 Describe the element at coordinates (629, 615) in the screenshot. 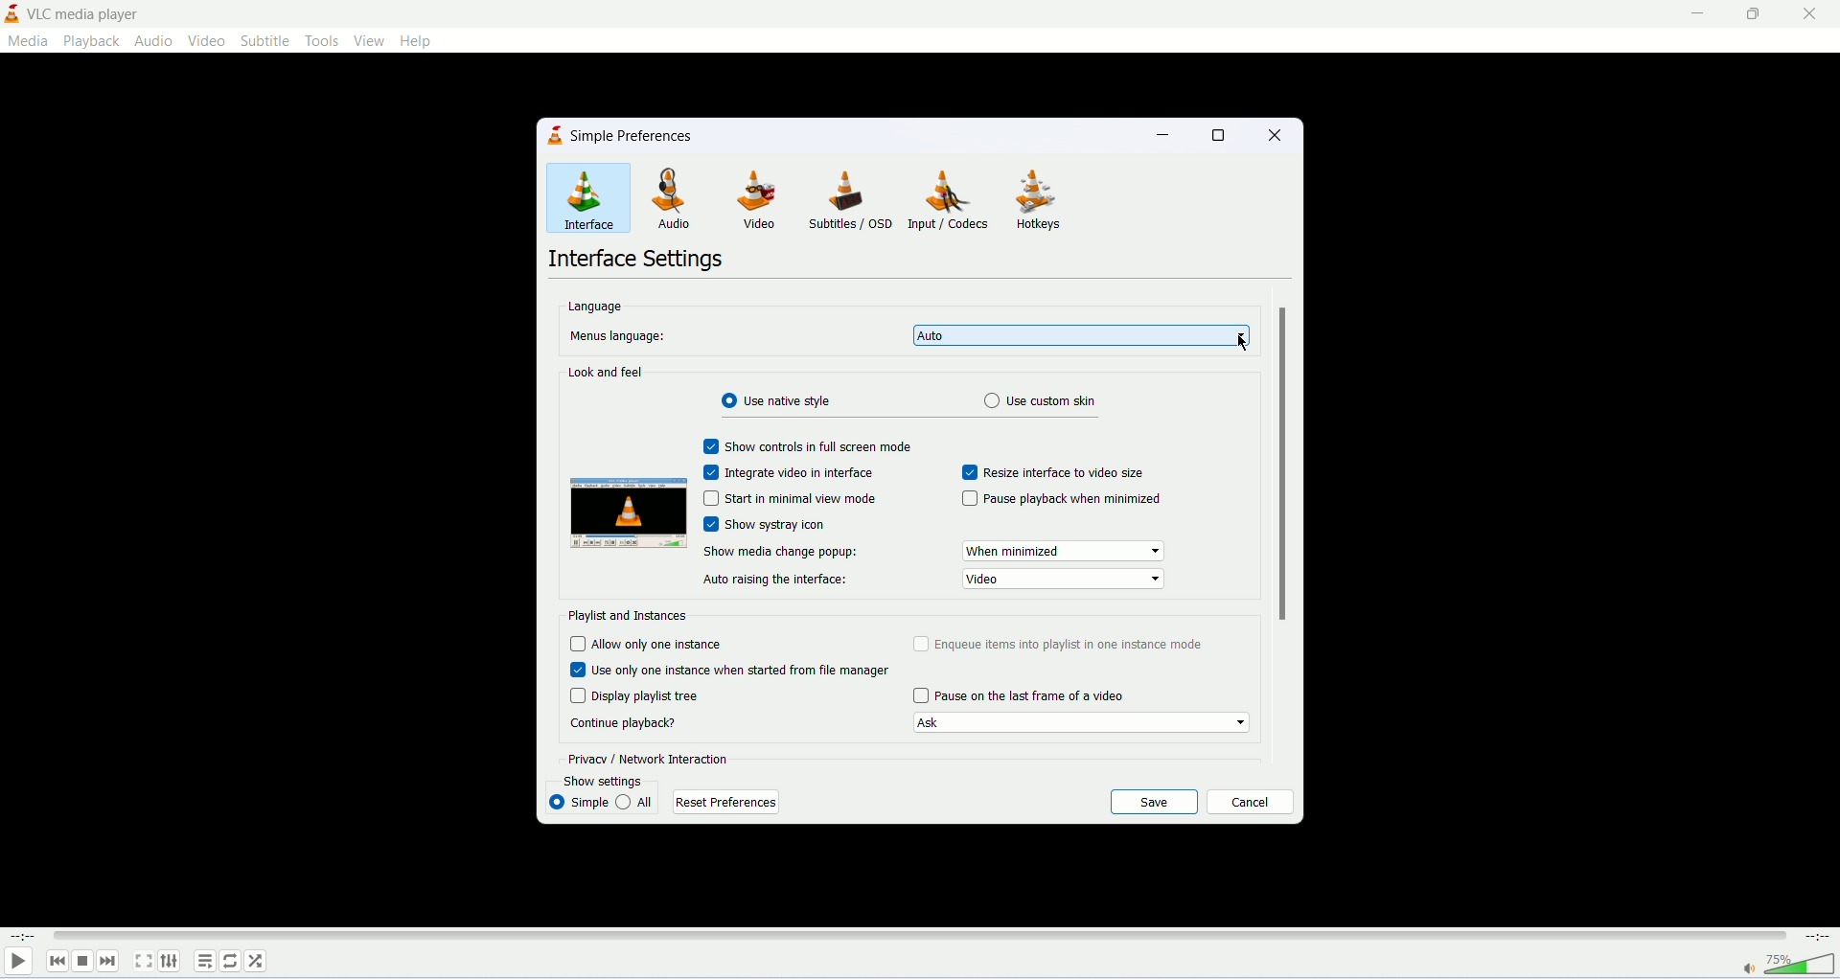

I see `playlist and instances` at that location.